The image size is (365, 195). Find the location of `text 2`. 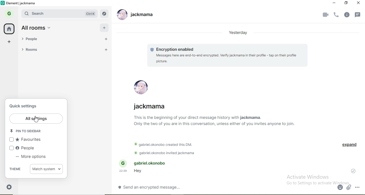

text 2 is located at coordinates (166, 143).